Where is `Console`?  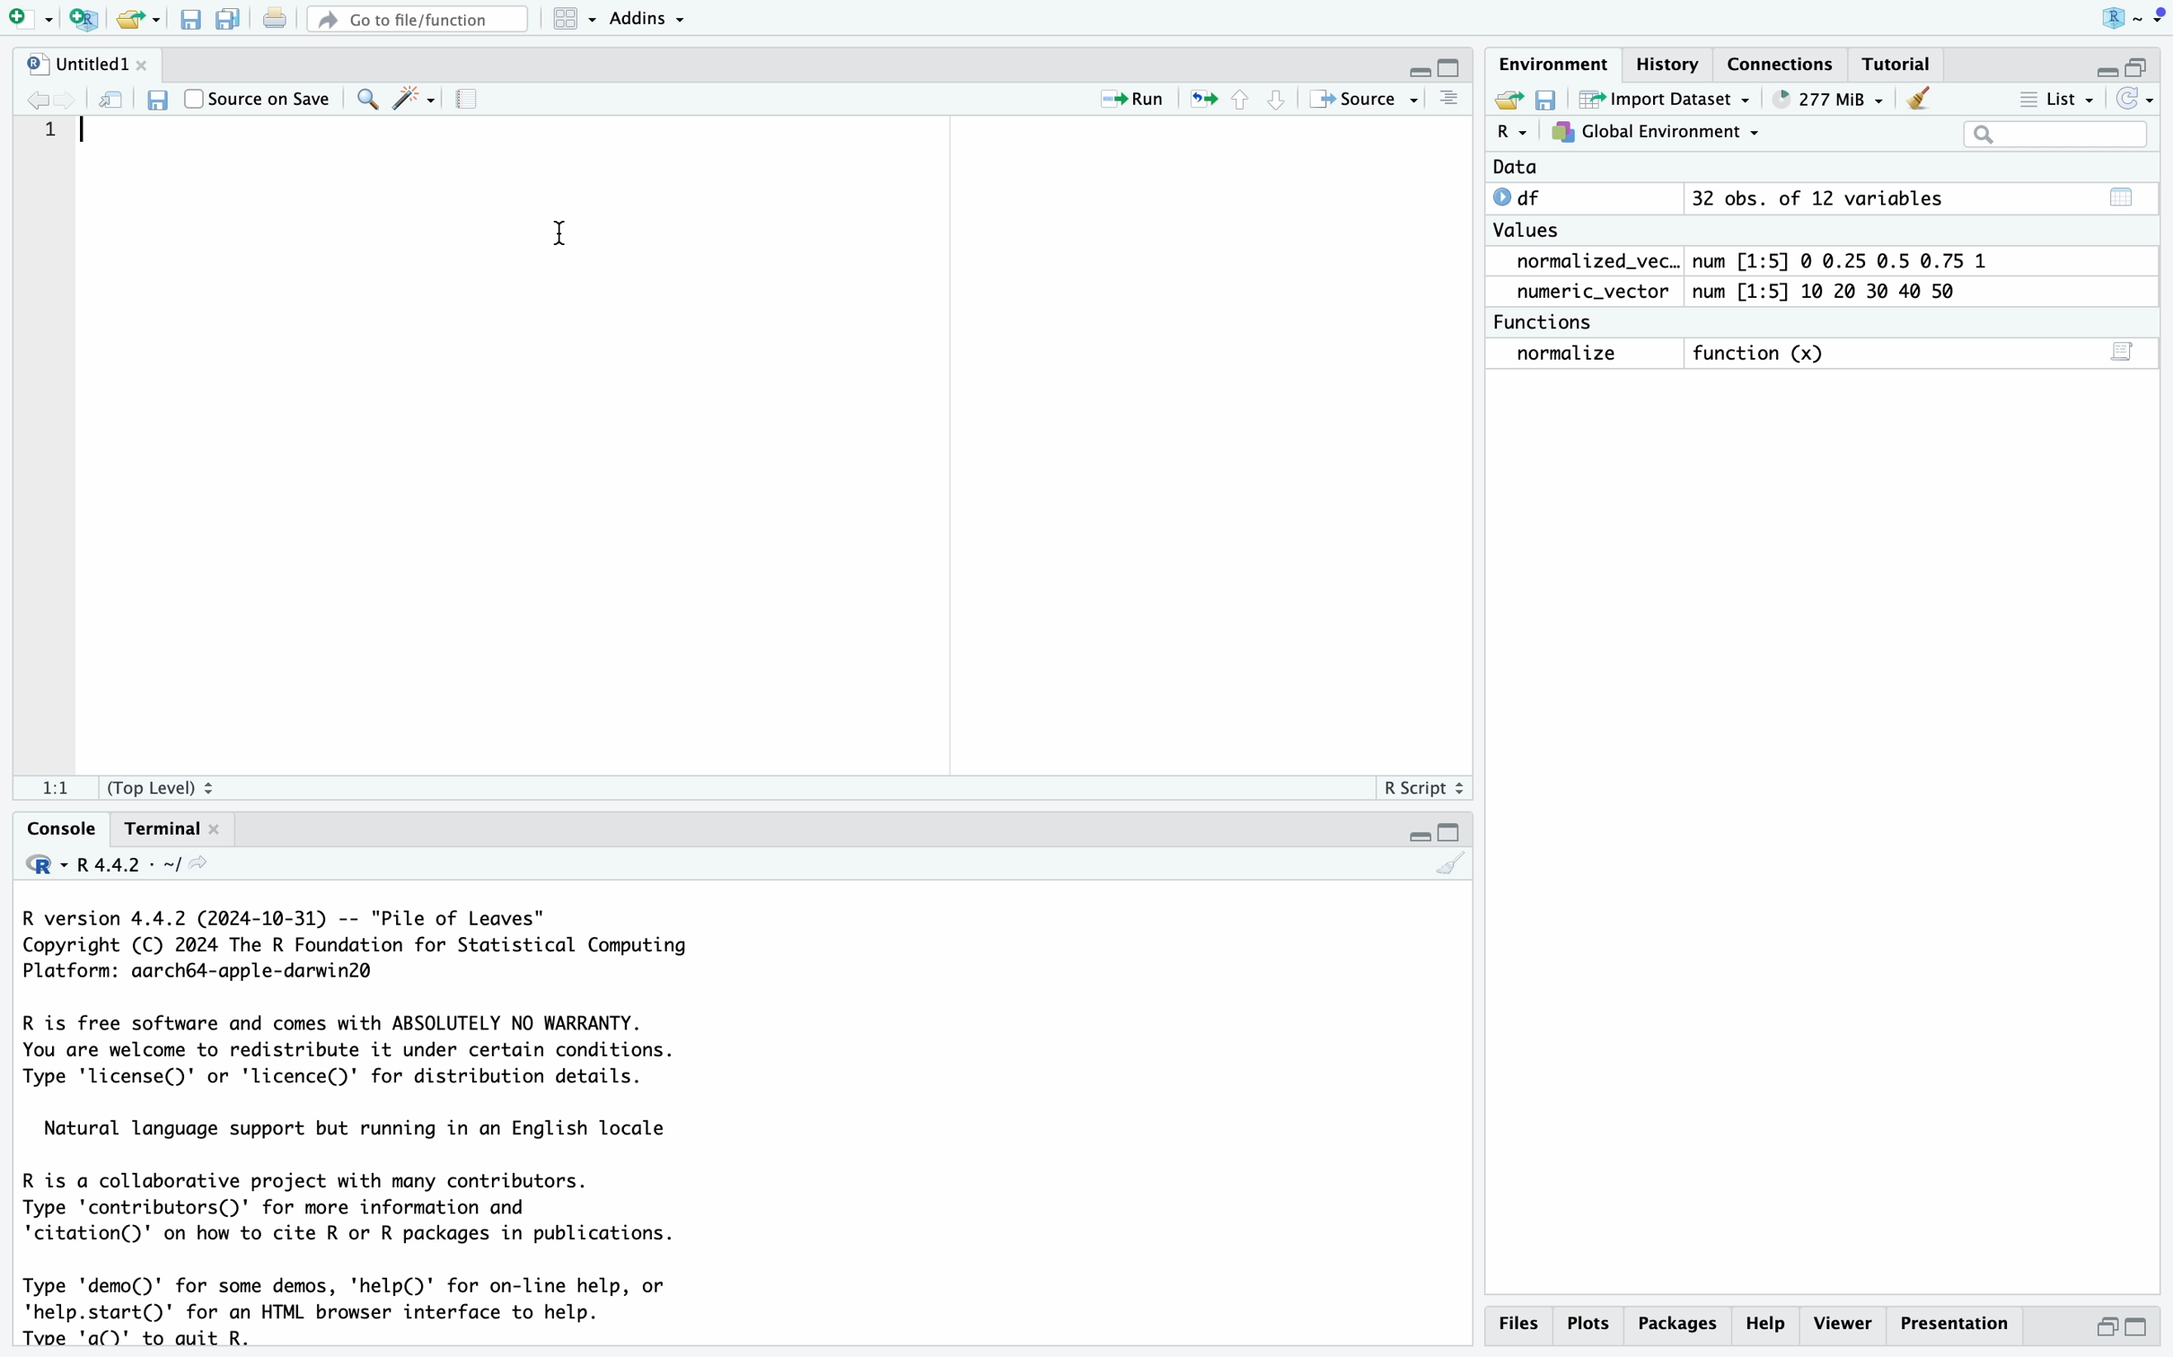
Console is located at coordinates (49, 827).